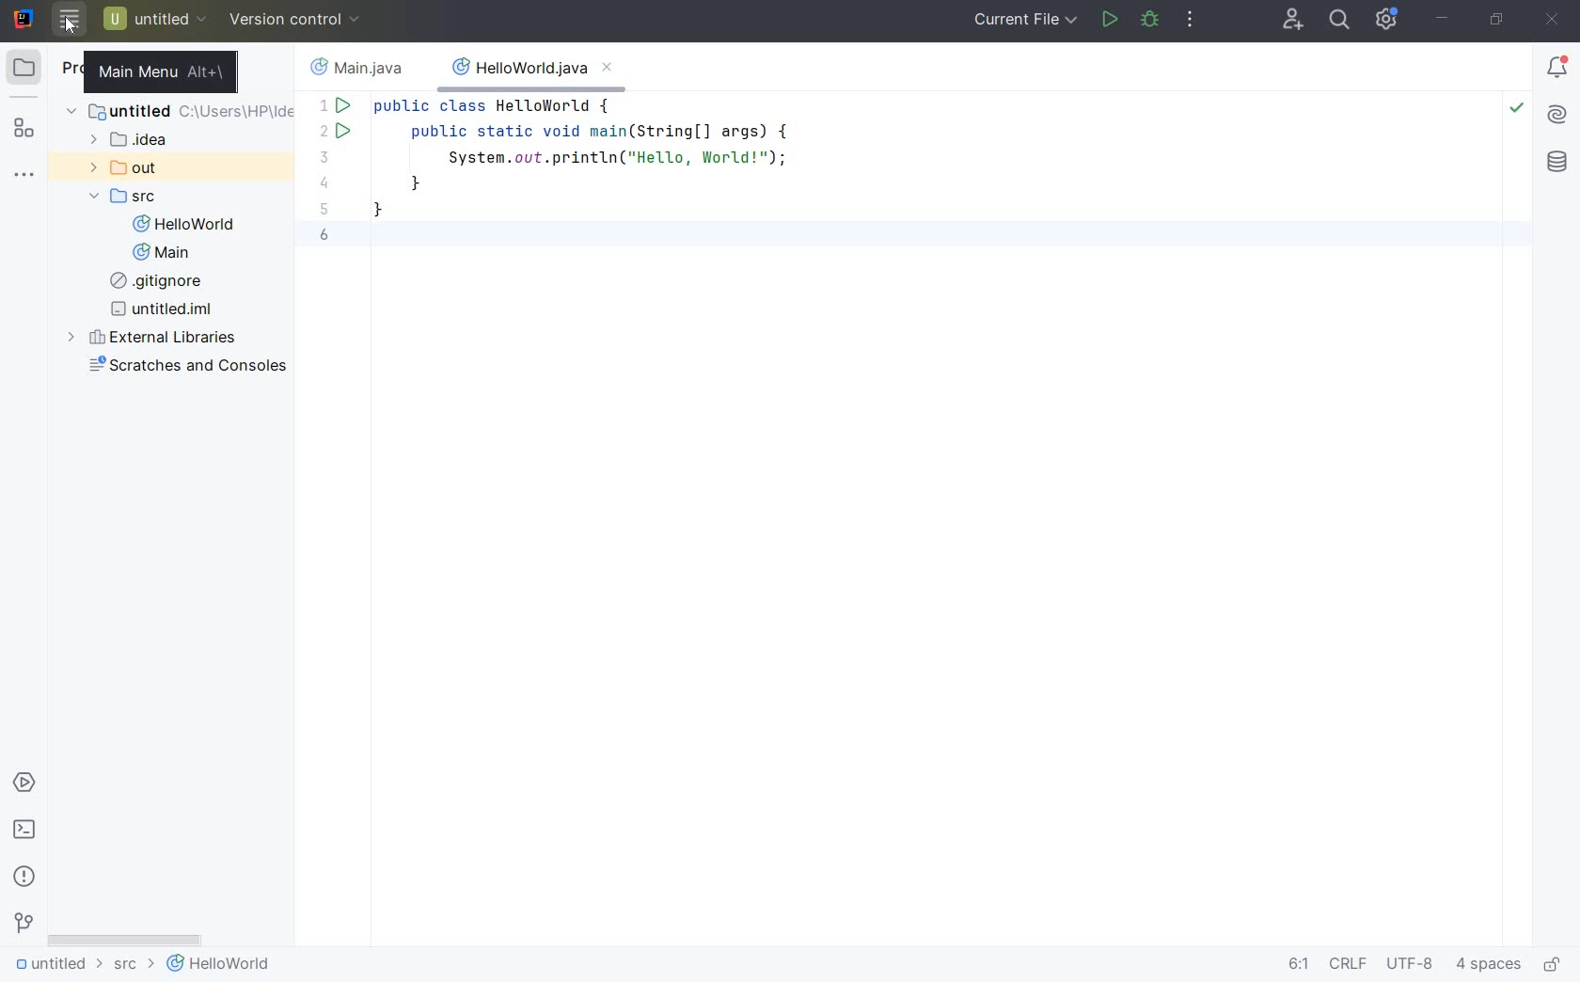 The width and height of the screenshot is (1580, 982). What do you see at coordinates (55, 967) in the screenshot?
I see `untitled` at bounding box center [55, 967].